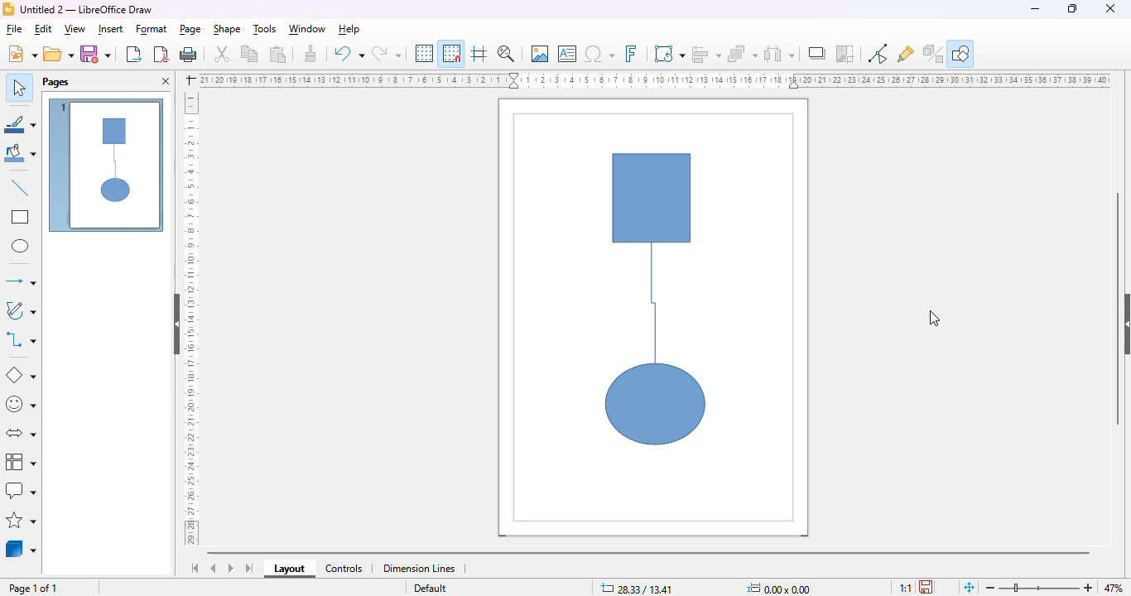 The width and height of the screenshot is (1131, 596). I want to click on stars and banners, so click(22, 520).